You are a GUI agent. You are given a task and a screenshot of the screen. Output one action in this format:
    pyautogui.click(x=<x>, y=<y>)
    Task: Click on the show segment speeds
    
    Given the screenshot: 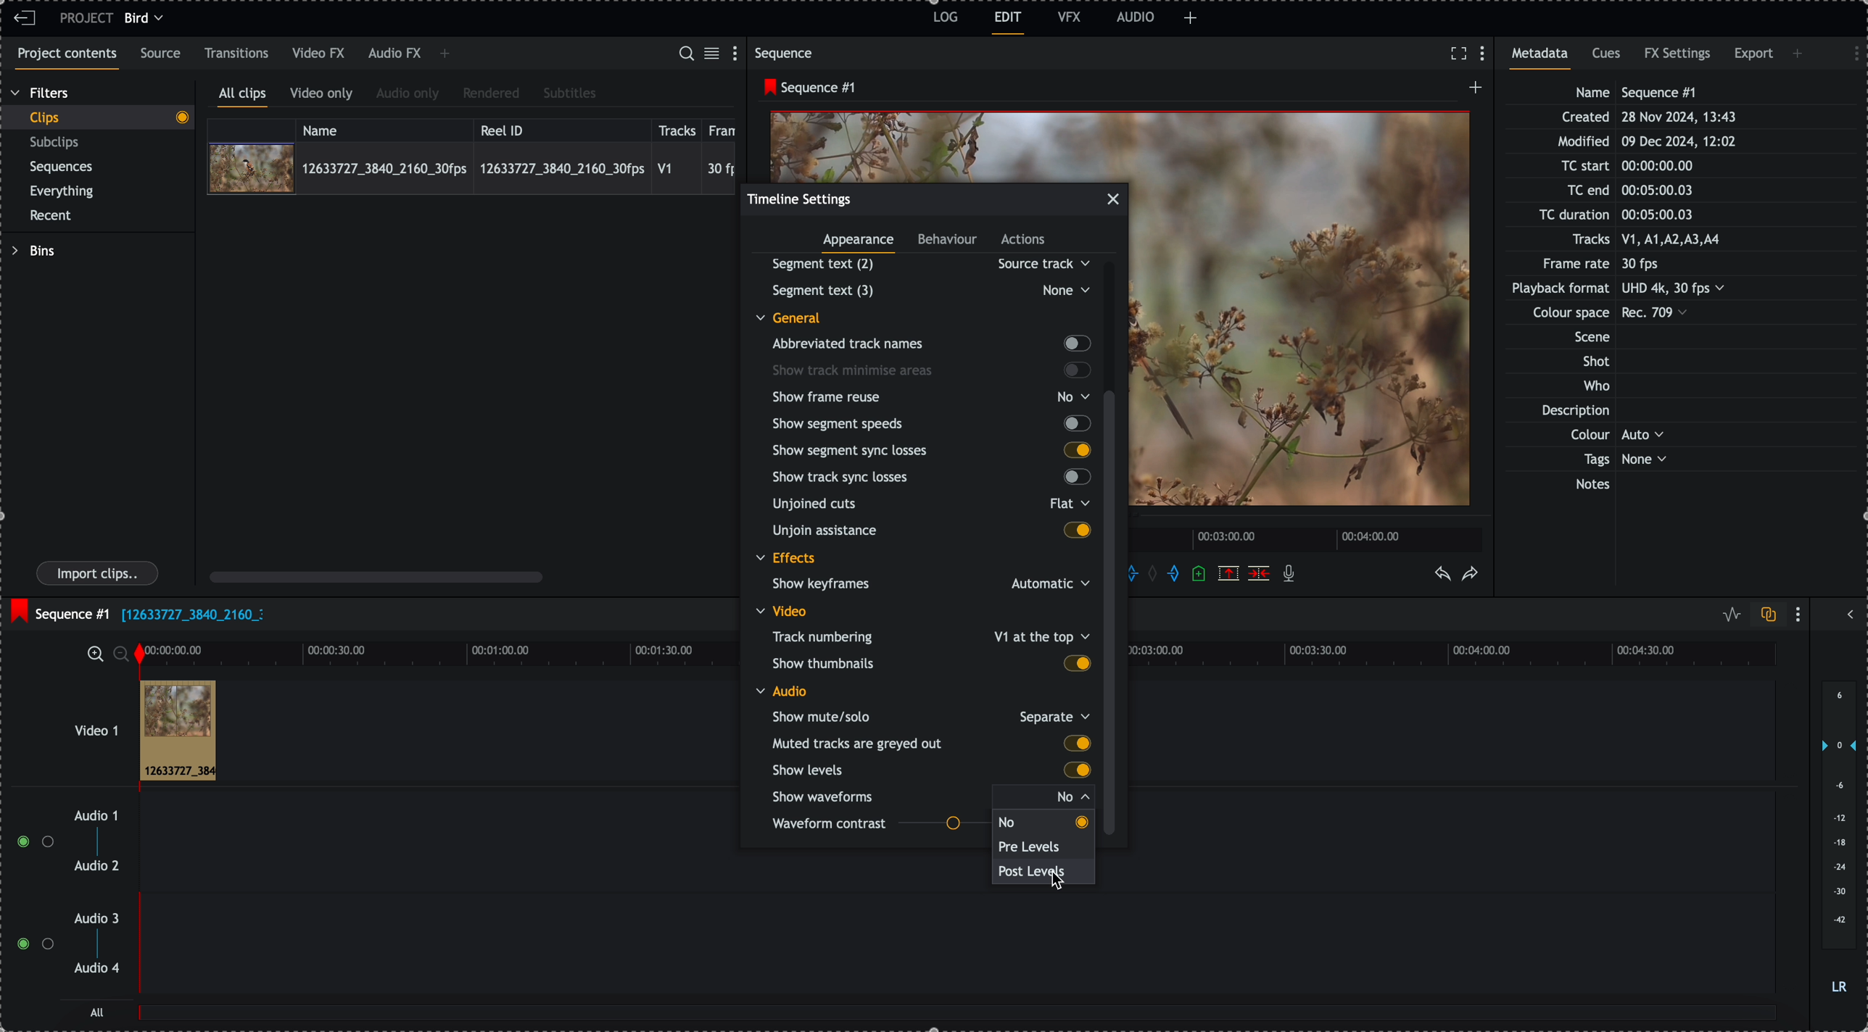 What is the action you would take?
    pyautogui.click(x=930, y=423)
    